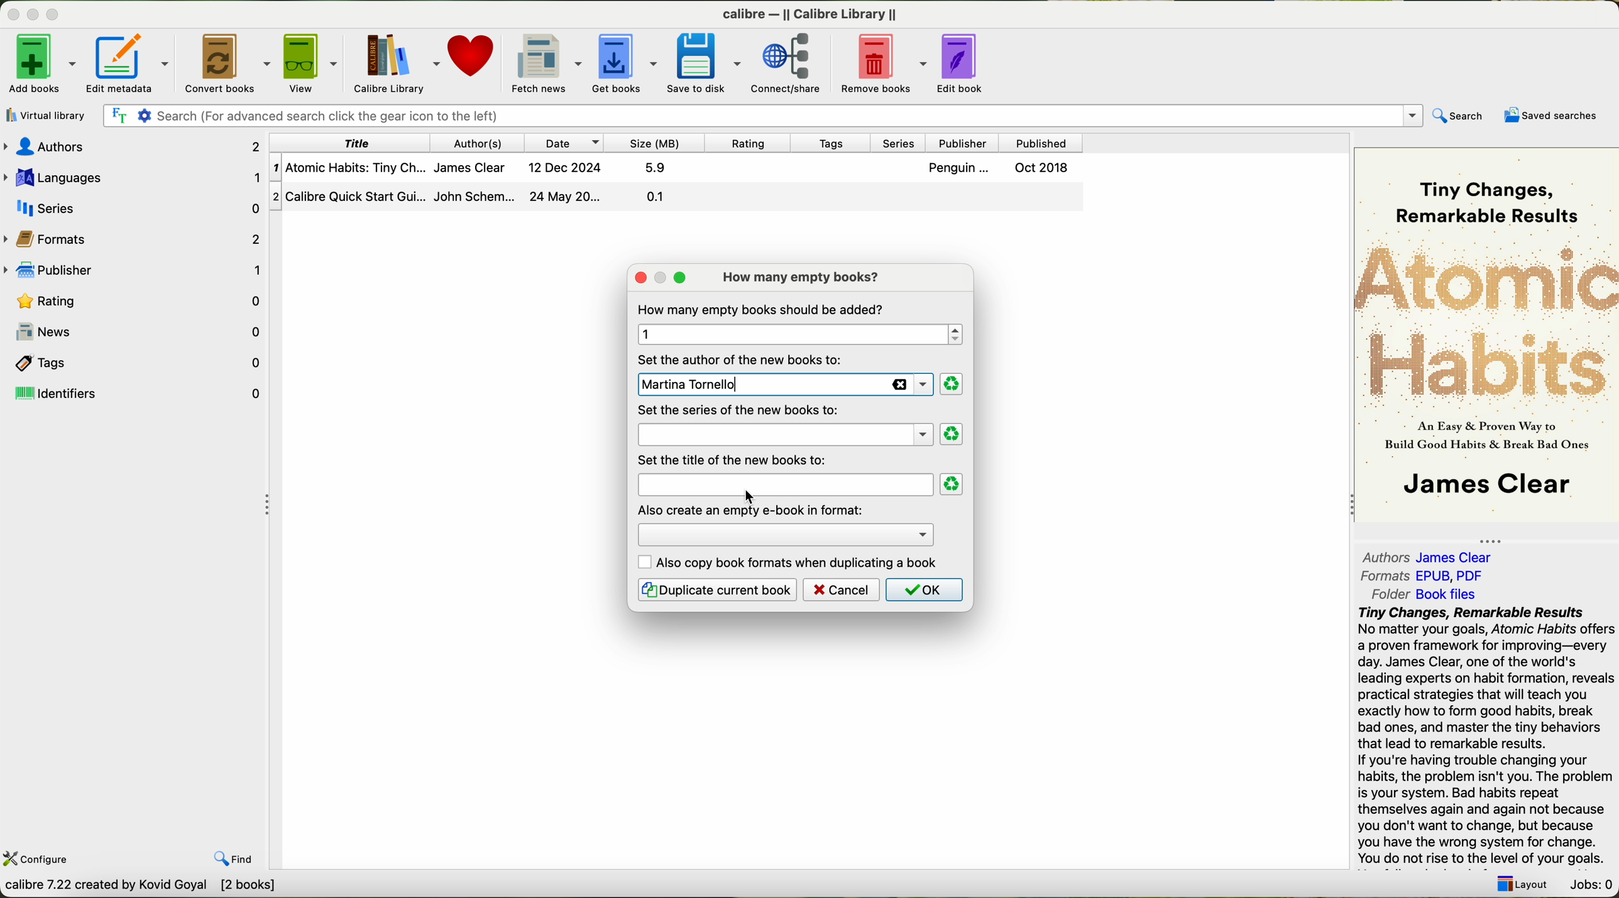 The height and width of the screenshot is (898, 1619). What do you see at coordinates (659, 142) in the screenshot?
I see `size` at bounding box center [659, 142].